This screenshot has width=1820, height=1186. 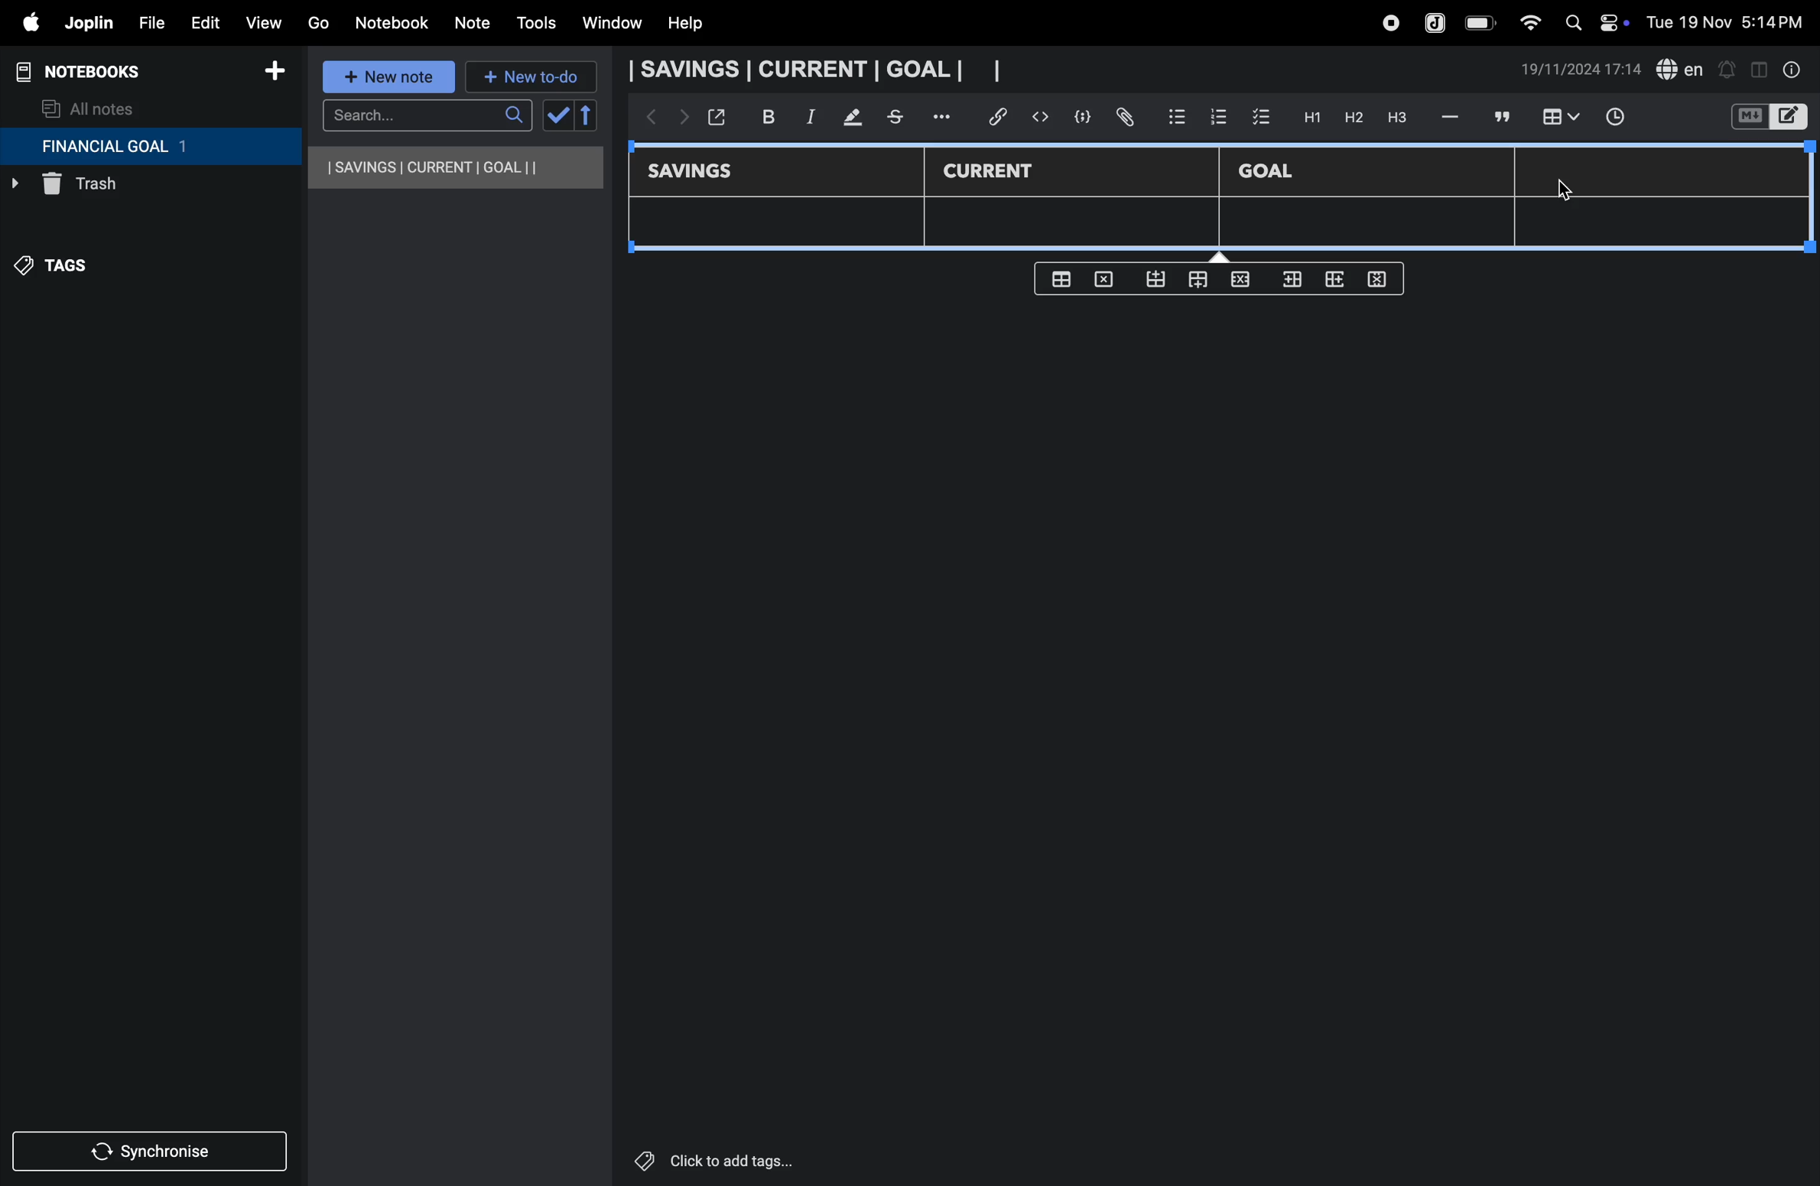 I want to click on h2, so click(x=1352, y=117).